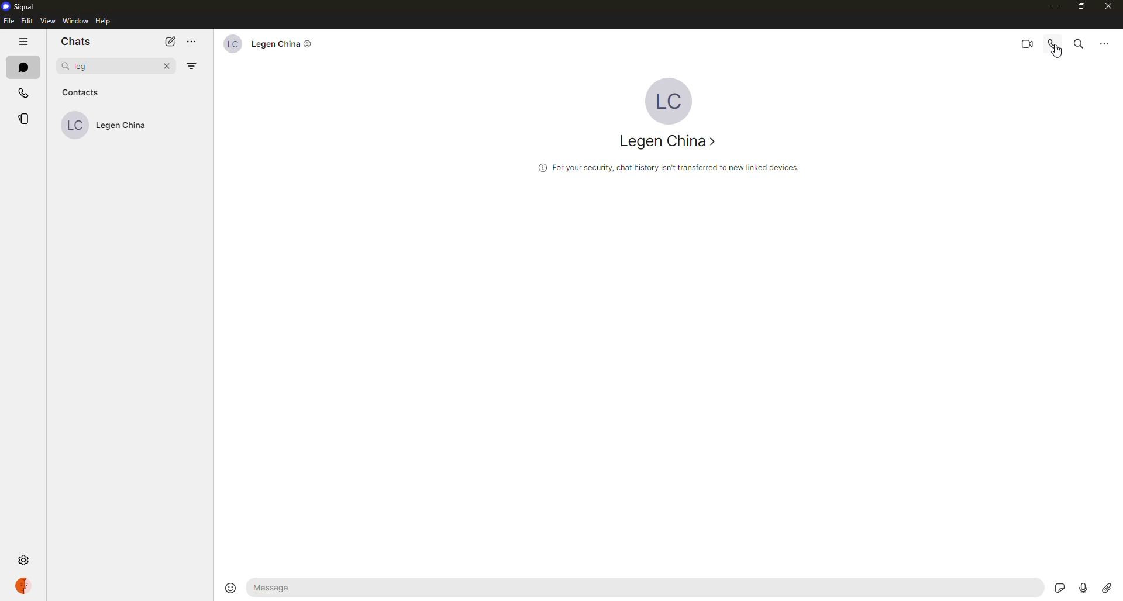  I want to click on message, so click(309, 589).